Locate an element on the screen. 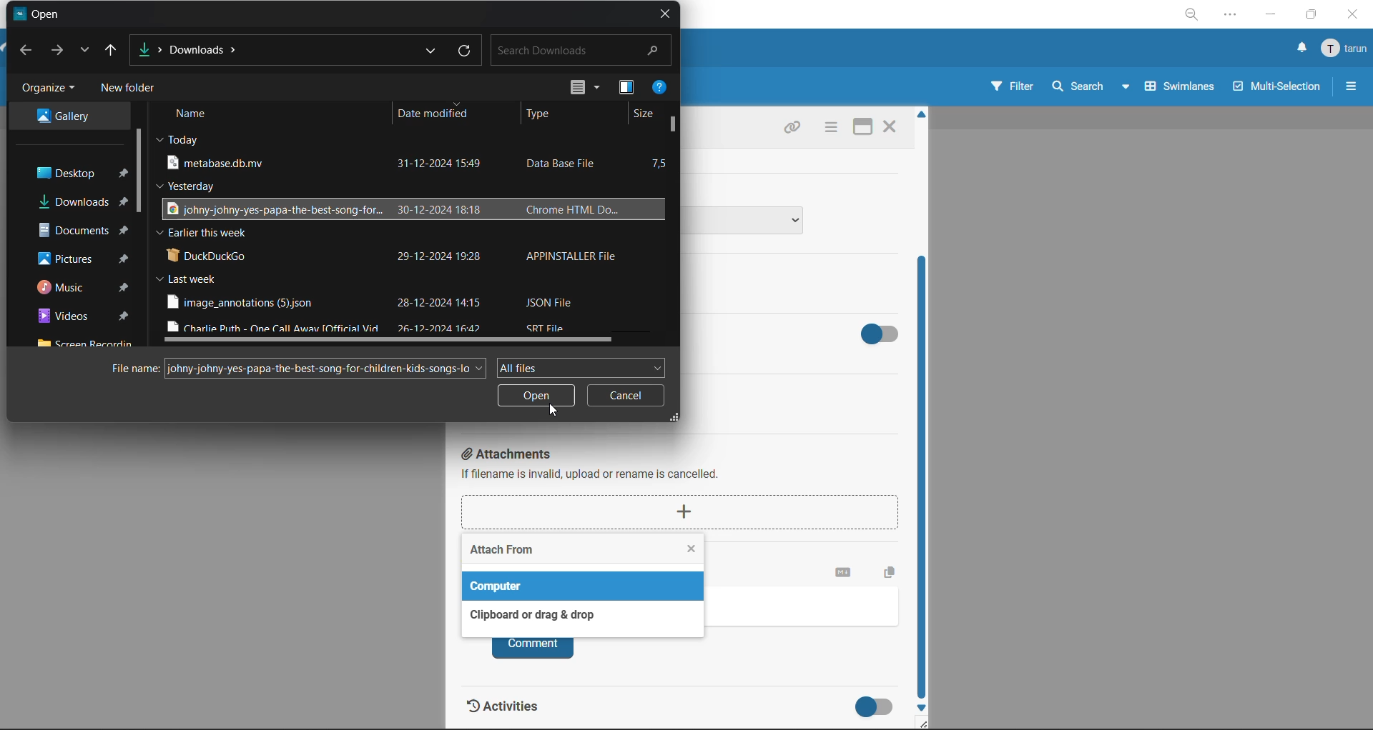  search is located at coordinates (1092, 86).